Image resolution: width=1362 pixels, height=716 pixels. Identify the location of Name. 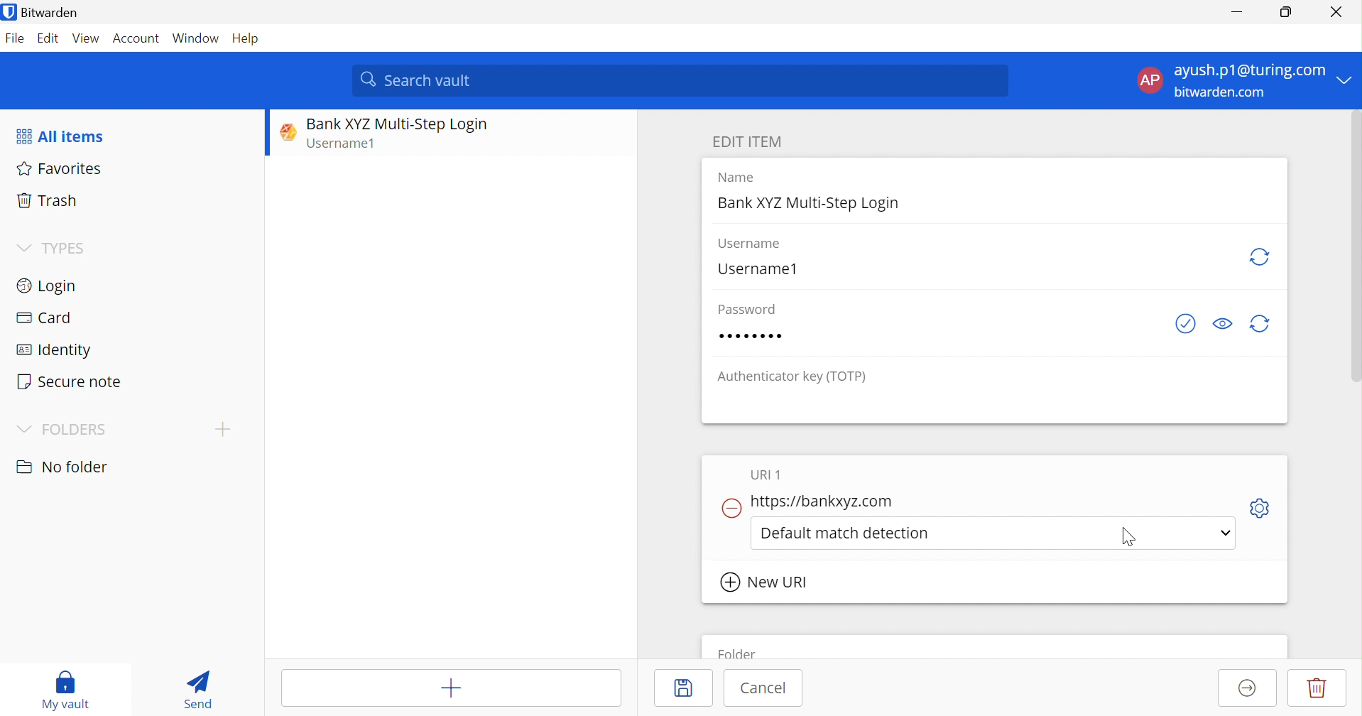
(739, 178).